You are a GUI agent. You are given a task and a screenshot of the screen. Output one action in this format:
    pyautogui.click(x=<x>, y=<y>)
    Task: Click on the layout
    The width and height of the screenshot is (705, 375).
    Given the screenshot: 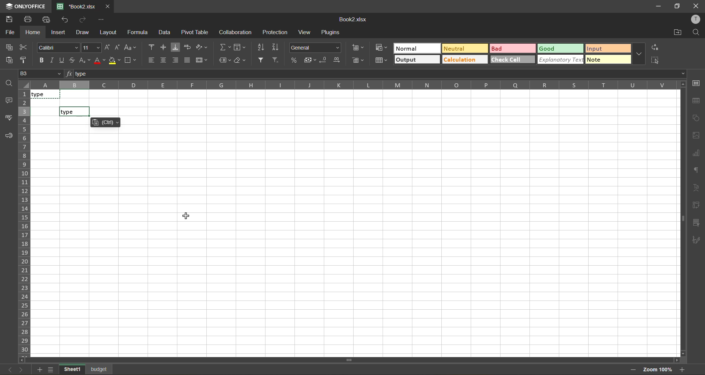 What is the action you would take?
    pyautogui.click(x=107, y=33)
    